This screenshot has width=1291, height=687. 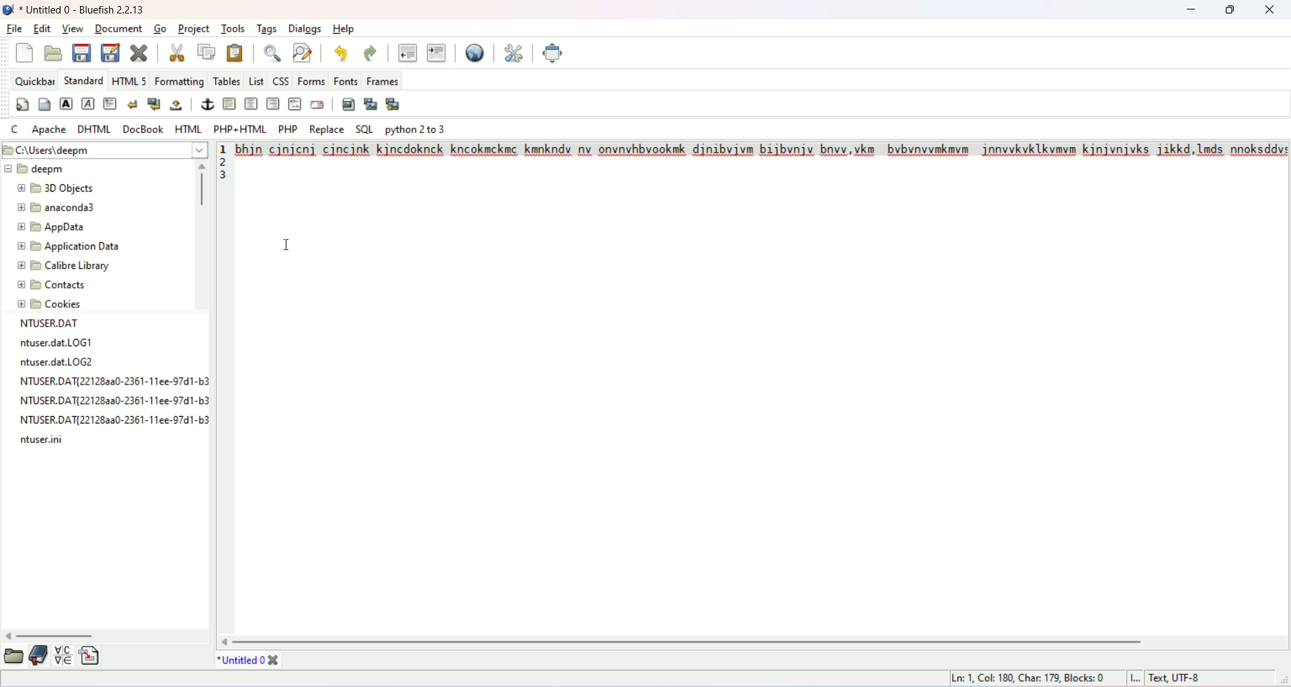 I want to click on email, so click(x=318, y=105).